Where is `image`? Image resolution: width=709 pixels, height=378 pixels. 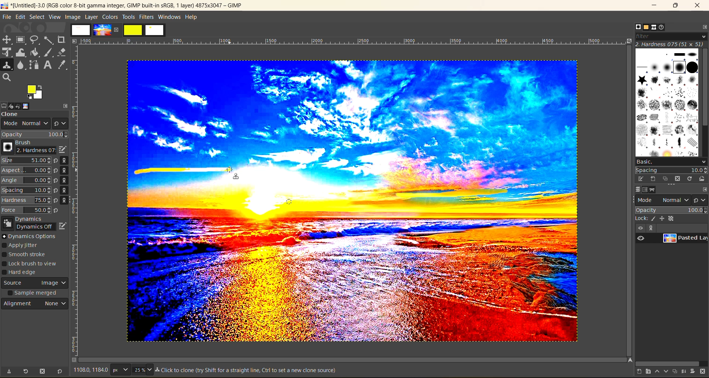
image is located at coordinates (424, 201).